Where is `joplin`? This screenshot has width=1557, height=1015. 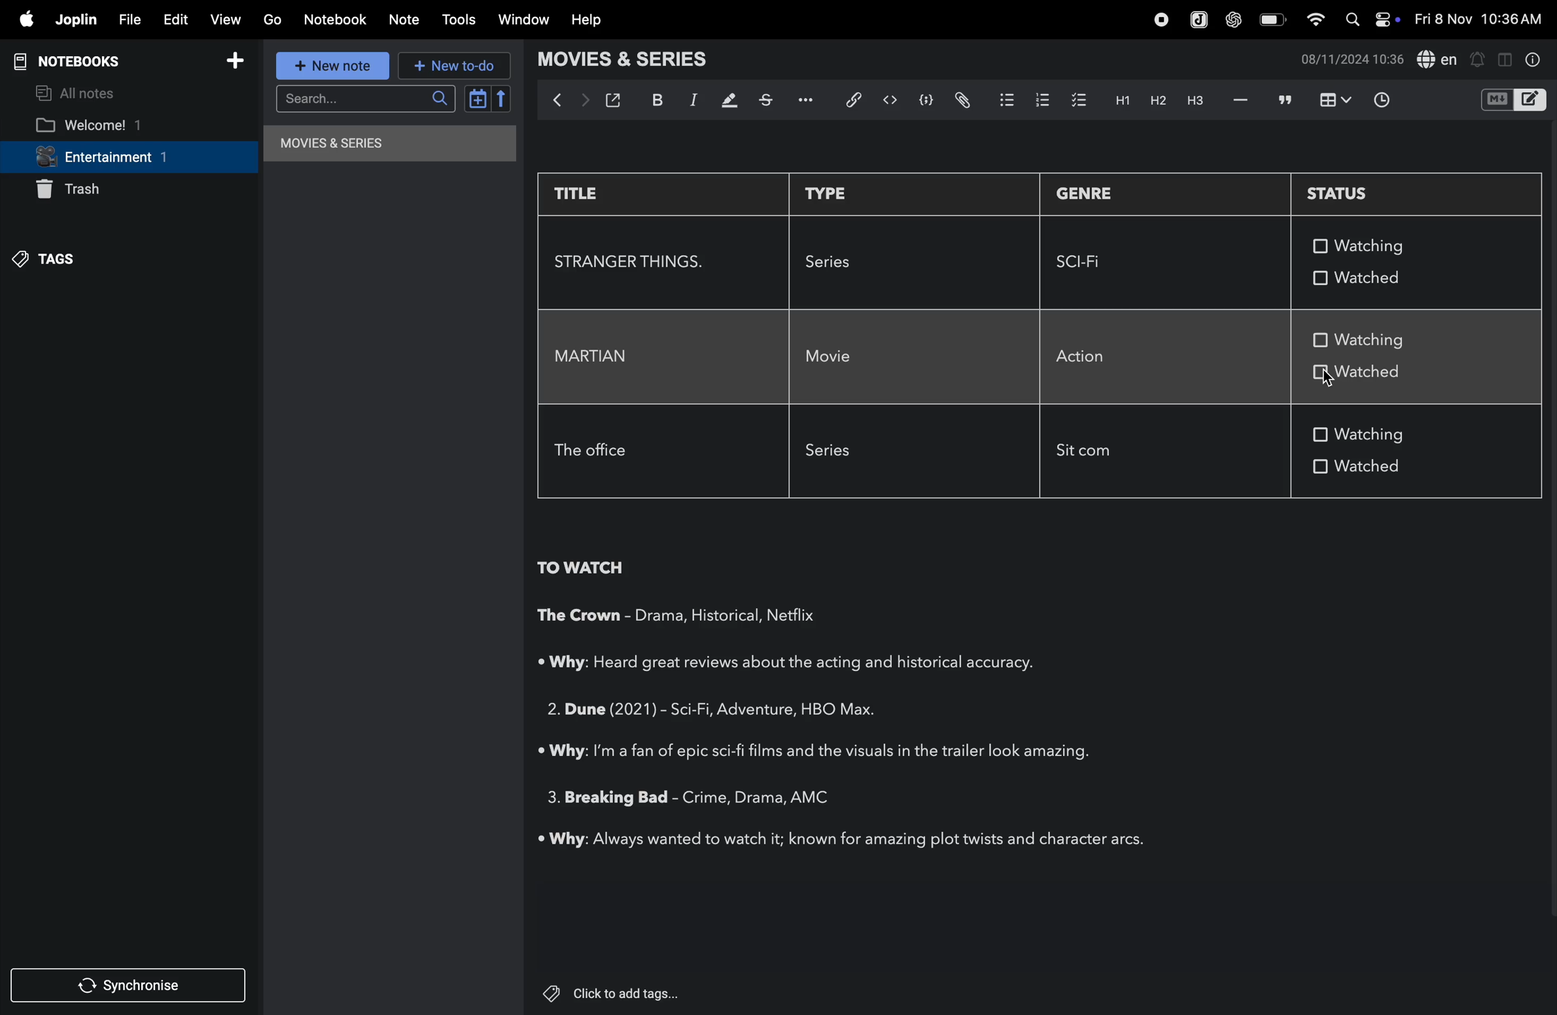 joplin is located at coordinates (75, 21).